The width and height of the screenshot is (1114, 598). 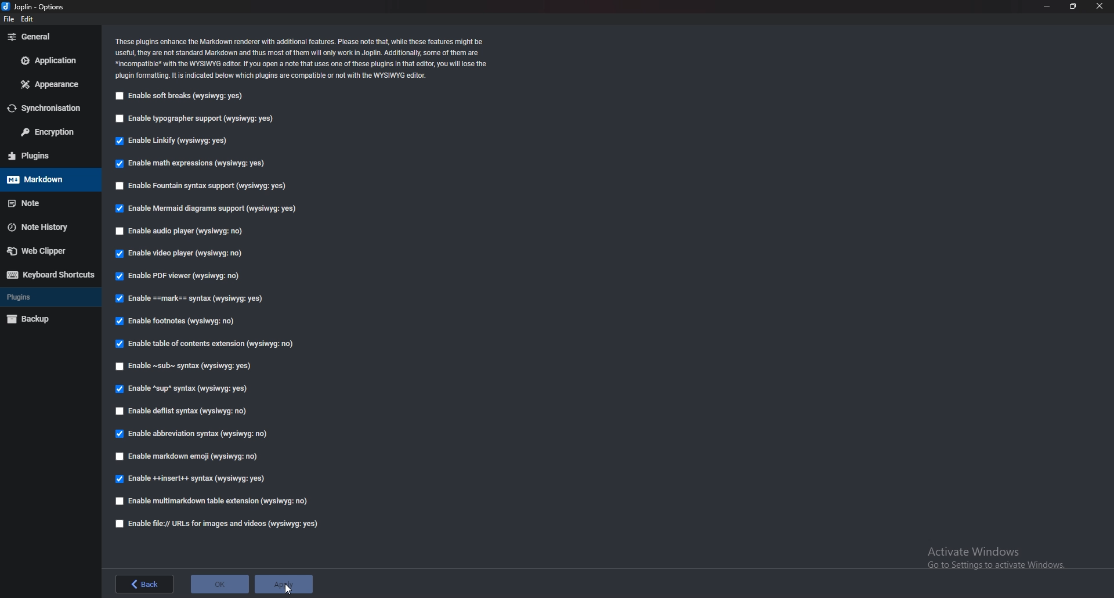 I want to click on Enable table of contents extension, so click(x=206, y=344).